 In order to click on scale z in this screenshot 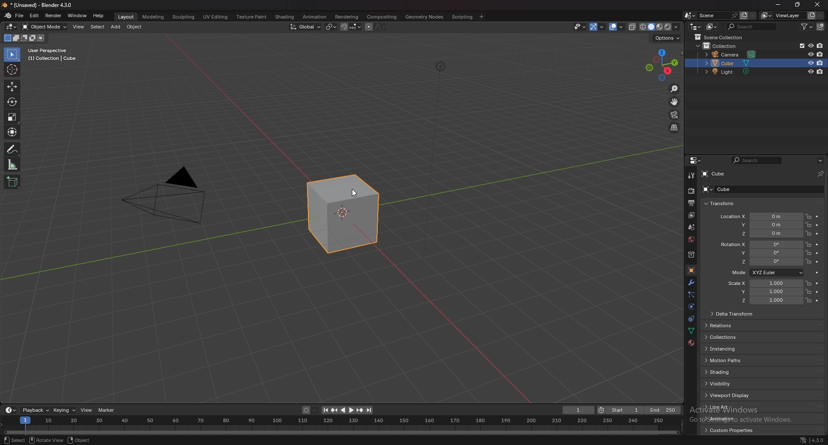, I will do `click(764, 301)`.